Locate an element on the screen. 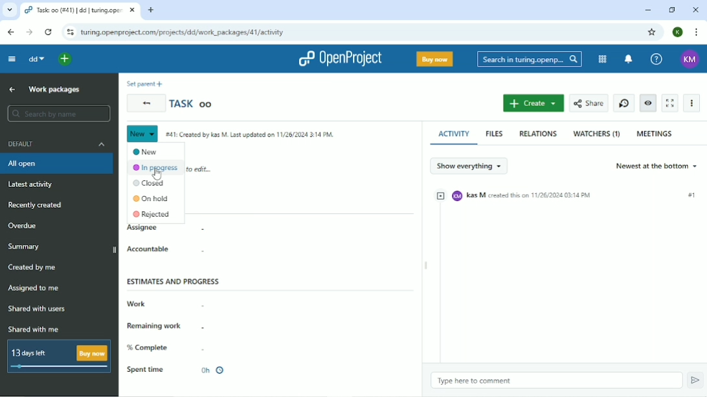  Work packages is located at coordinates (54, 90).